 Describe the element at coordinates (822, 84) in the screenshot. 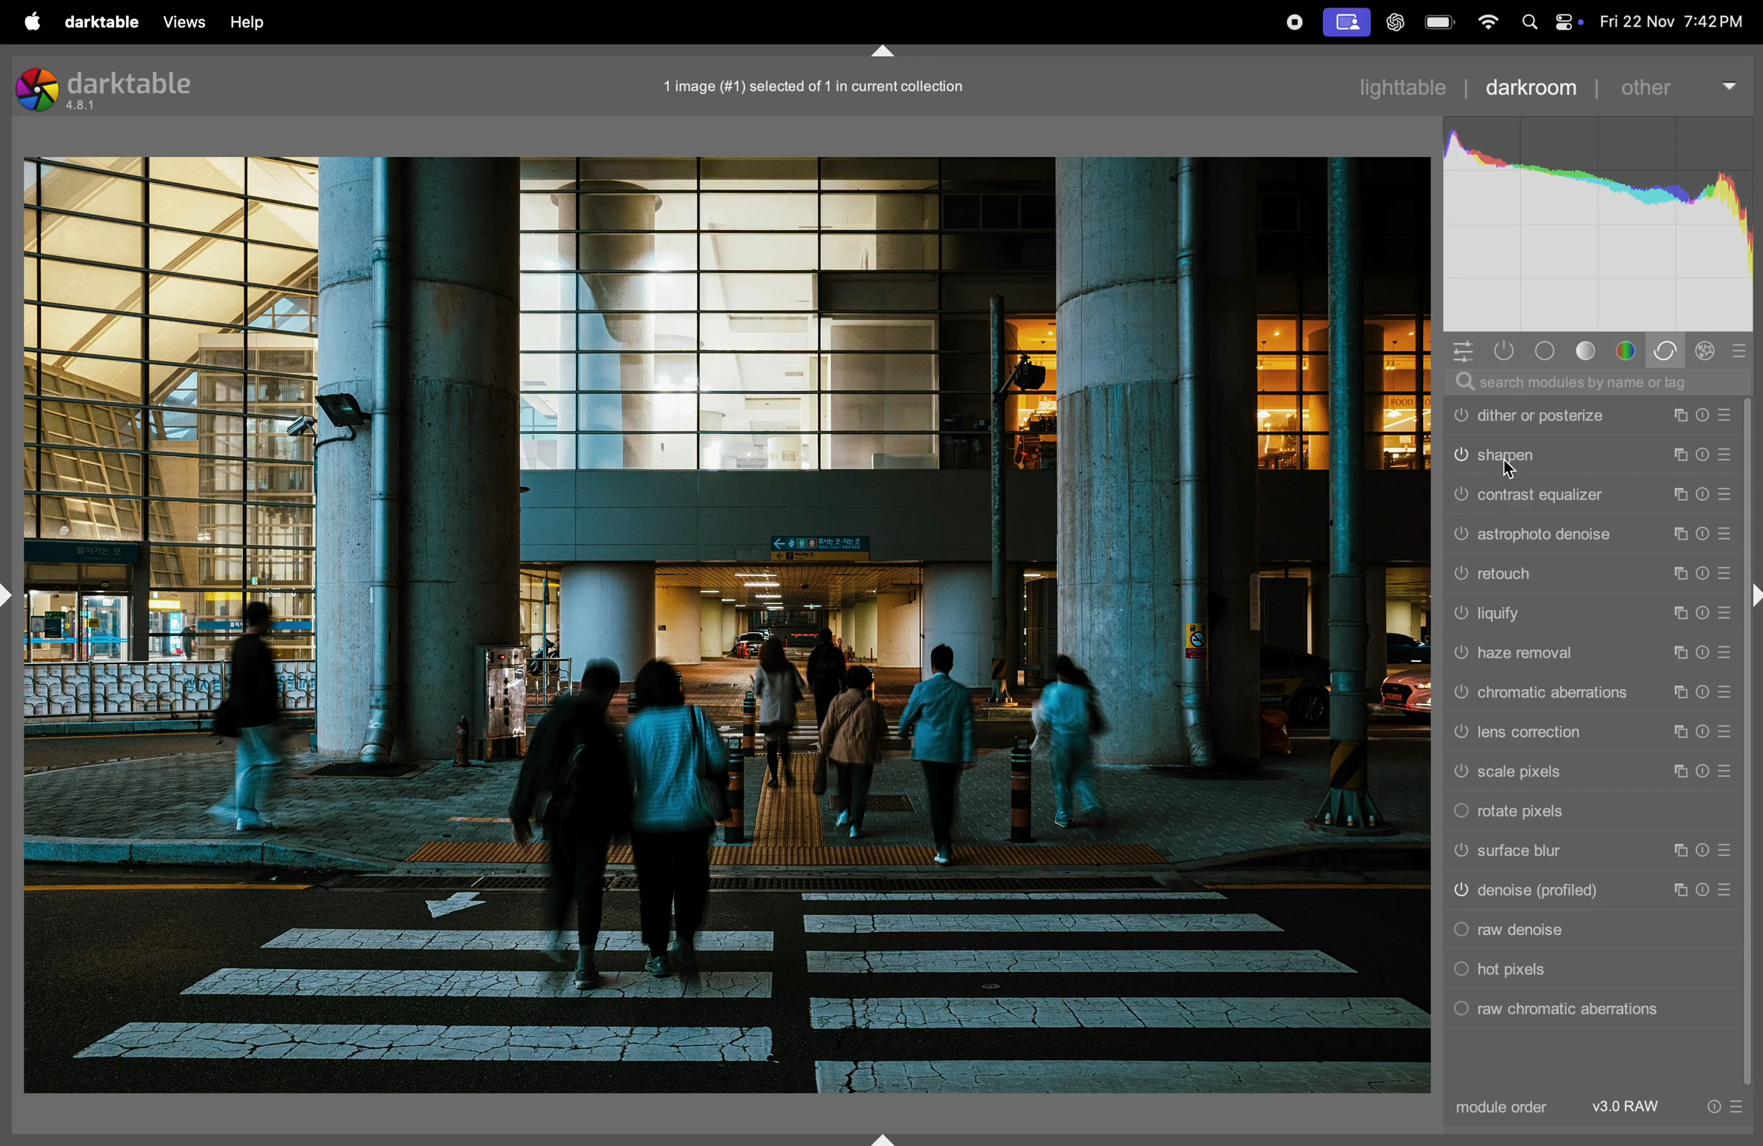

I see `1 image` at that location.